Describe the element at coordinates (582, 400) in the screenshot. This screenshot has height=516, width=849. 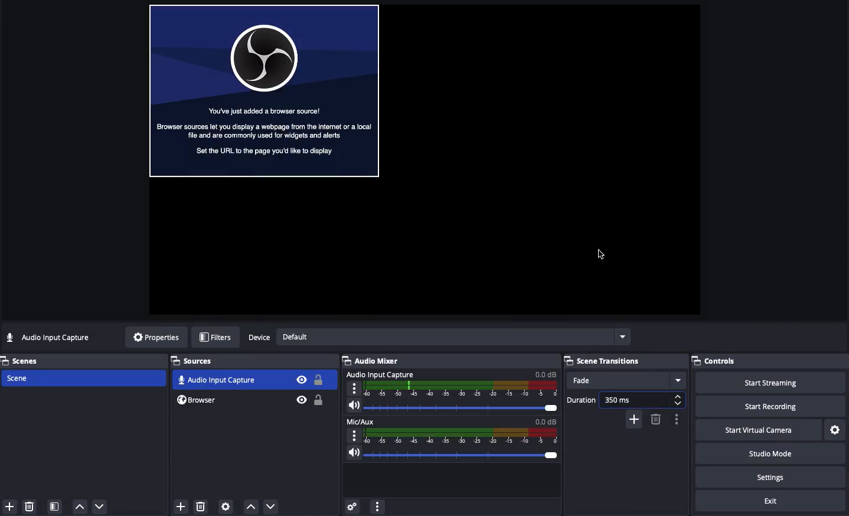
I see `Duration` at that location.